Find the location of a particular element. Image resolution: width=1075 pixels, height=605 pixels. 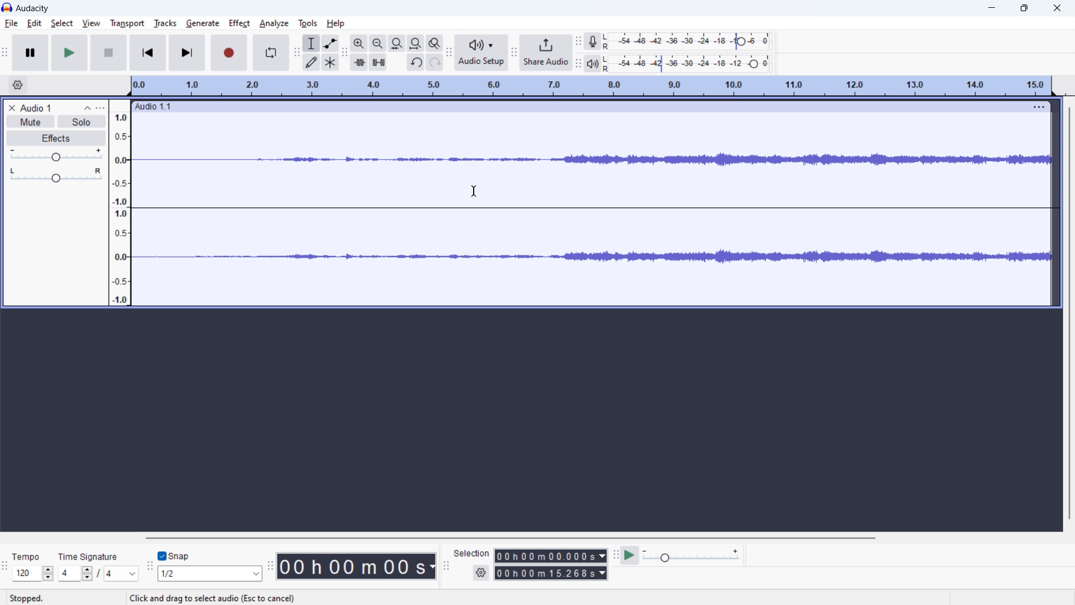

effects is located at coordinates (57, 138).